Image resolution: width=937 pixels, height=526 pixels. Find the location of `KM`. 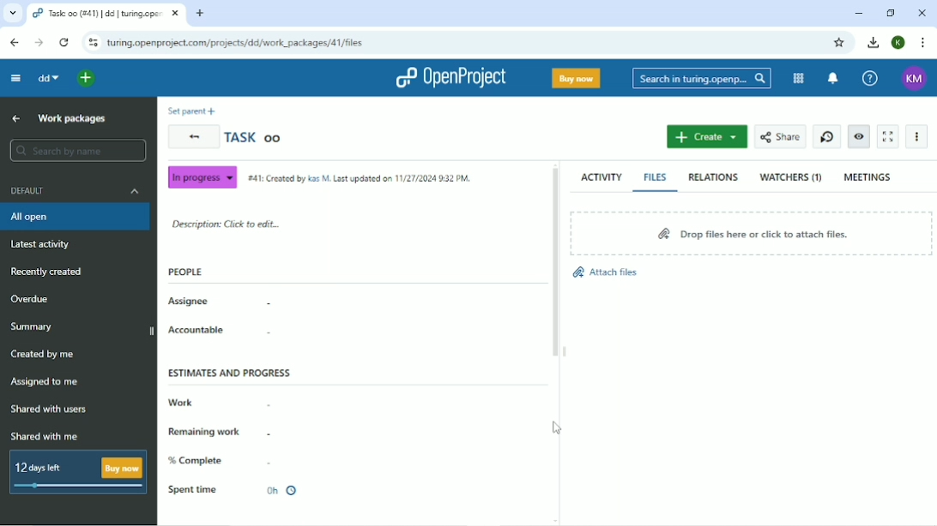

KM is located at coordinates (912, 77).